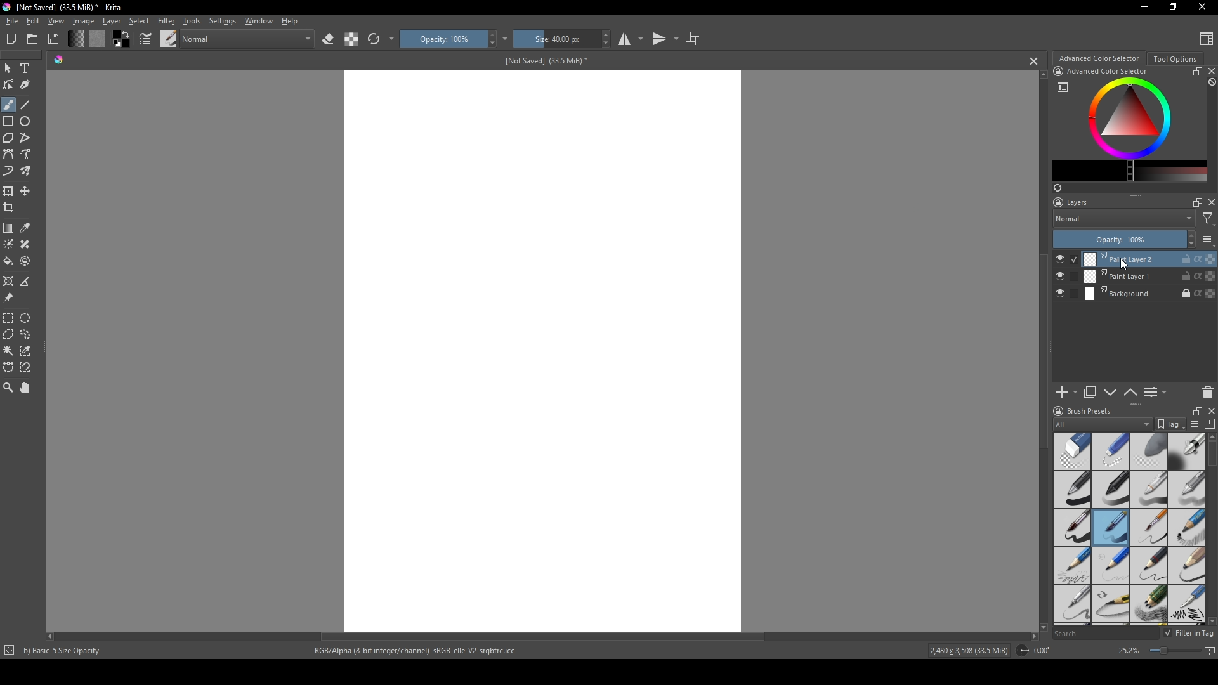 Image resolution: width=1218 pixels, height=685 pixels. I want to click on list, so click(1063, 87).